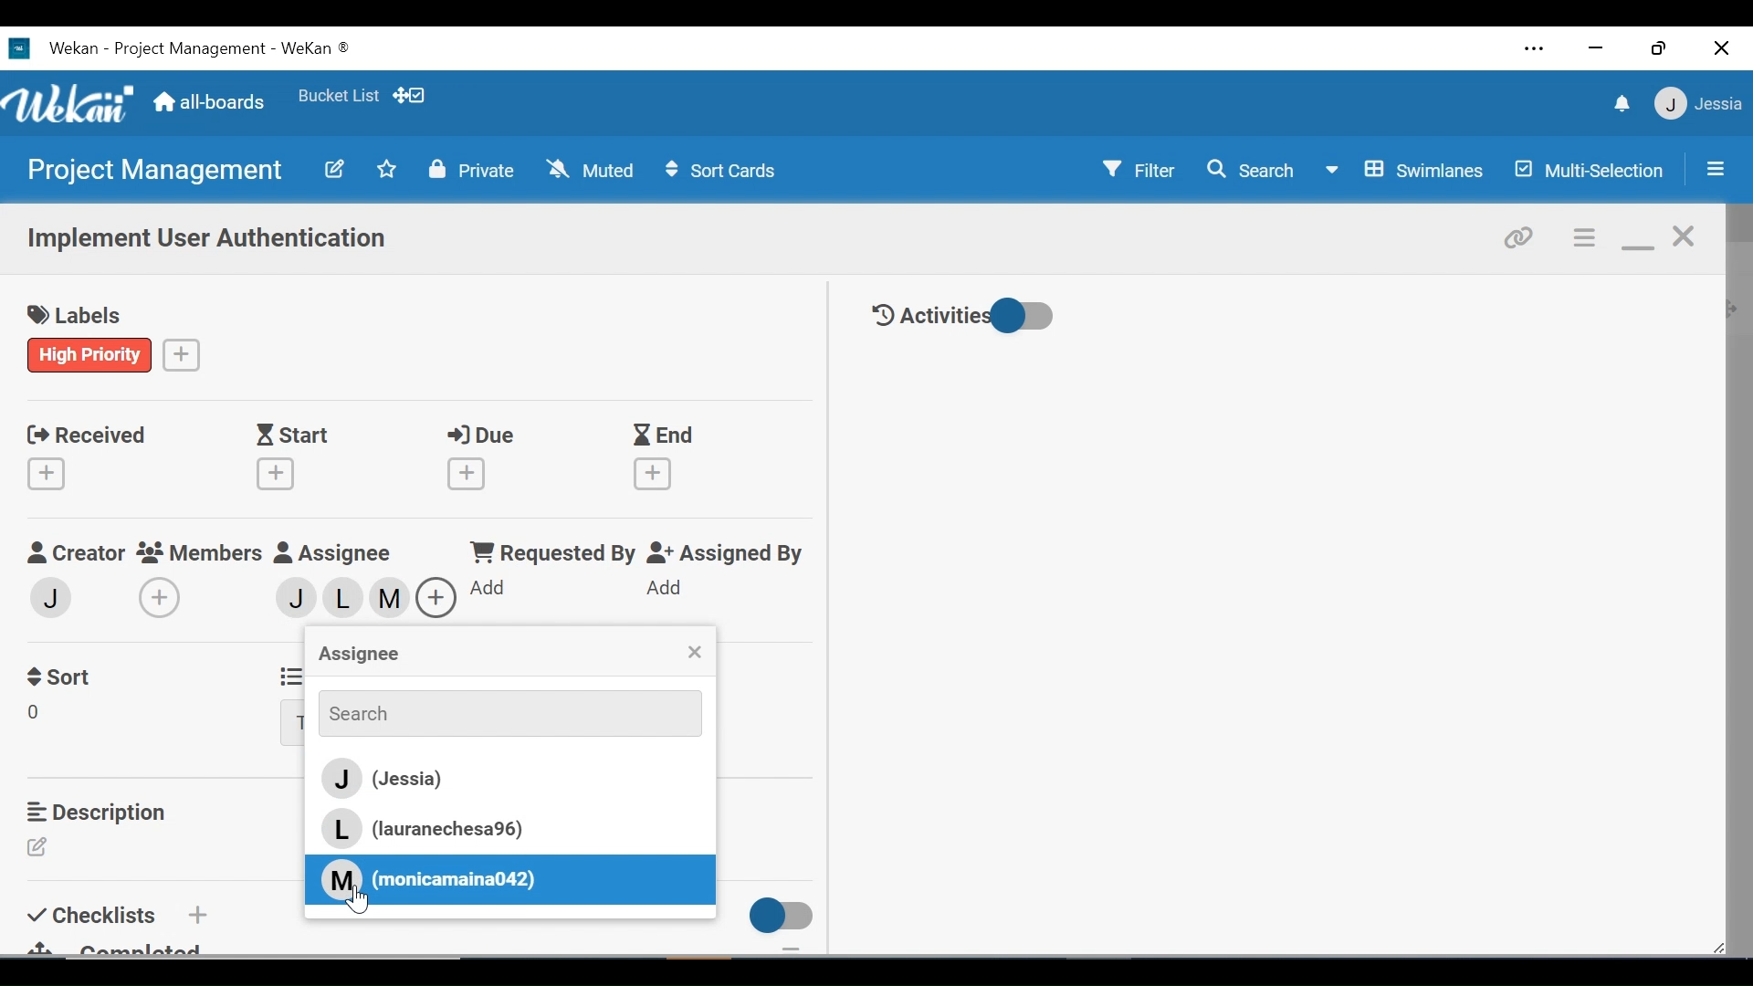  What do you see at coordinates (349, 603) in the screenshot?
I see `lauranechesa96` at bounding box center [349, 603].